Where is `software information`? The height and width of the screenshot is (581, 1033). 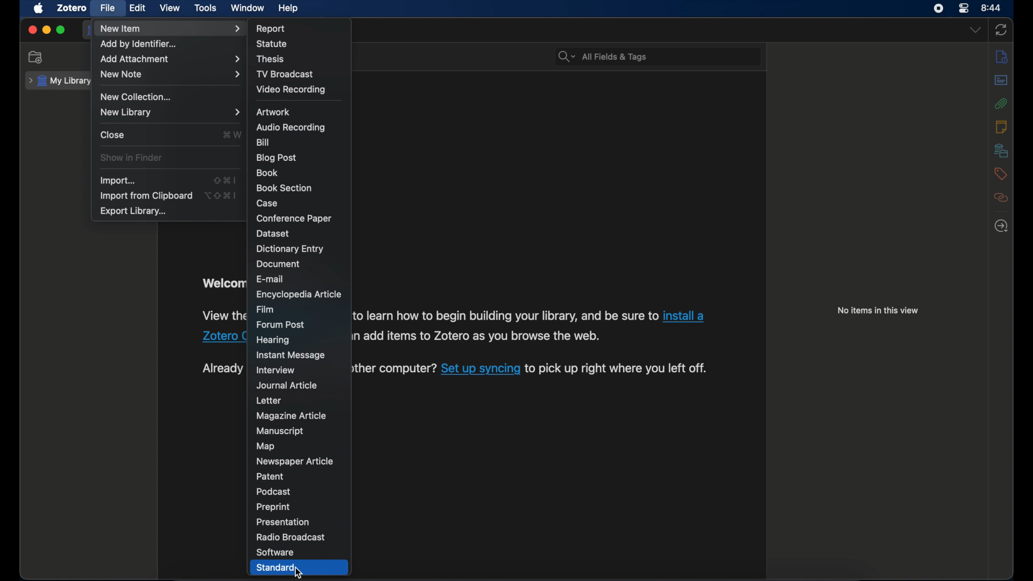
software information is located at coordinates (618, 369).